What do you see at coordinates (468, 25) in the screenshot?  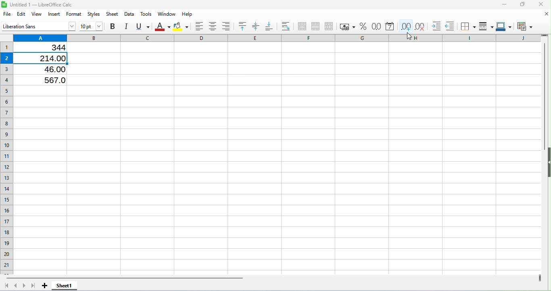 I see `Borders` at bounding box center [468, 25].